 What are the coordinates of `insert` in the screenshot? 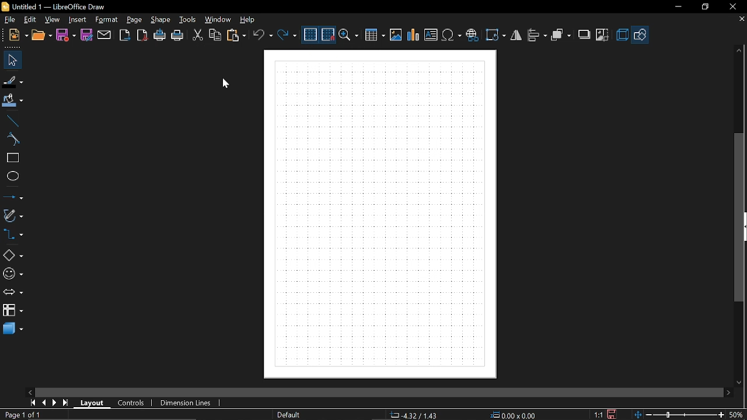 It's located at (77, 20).